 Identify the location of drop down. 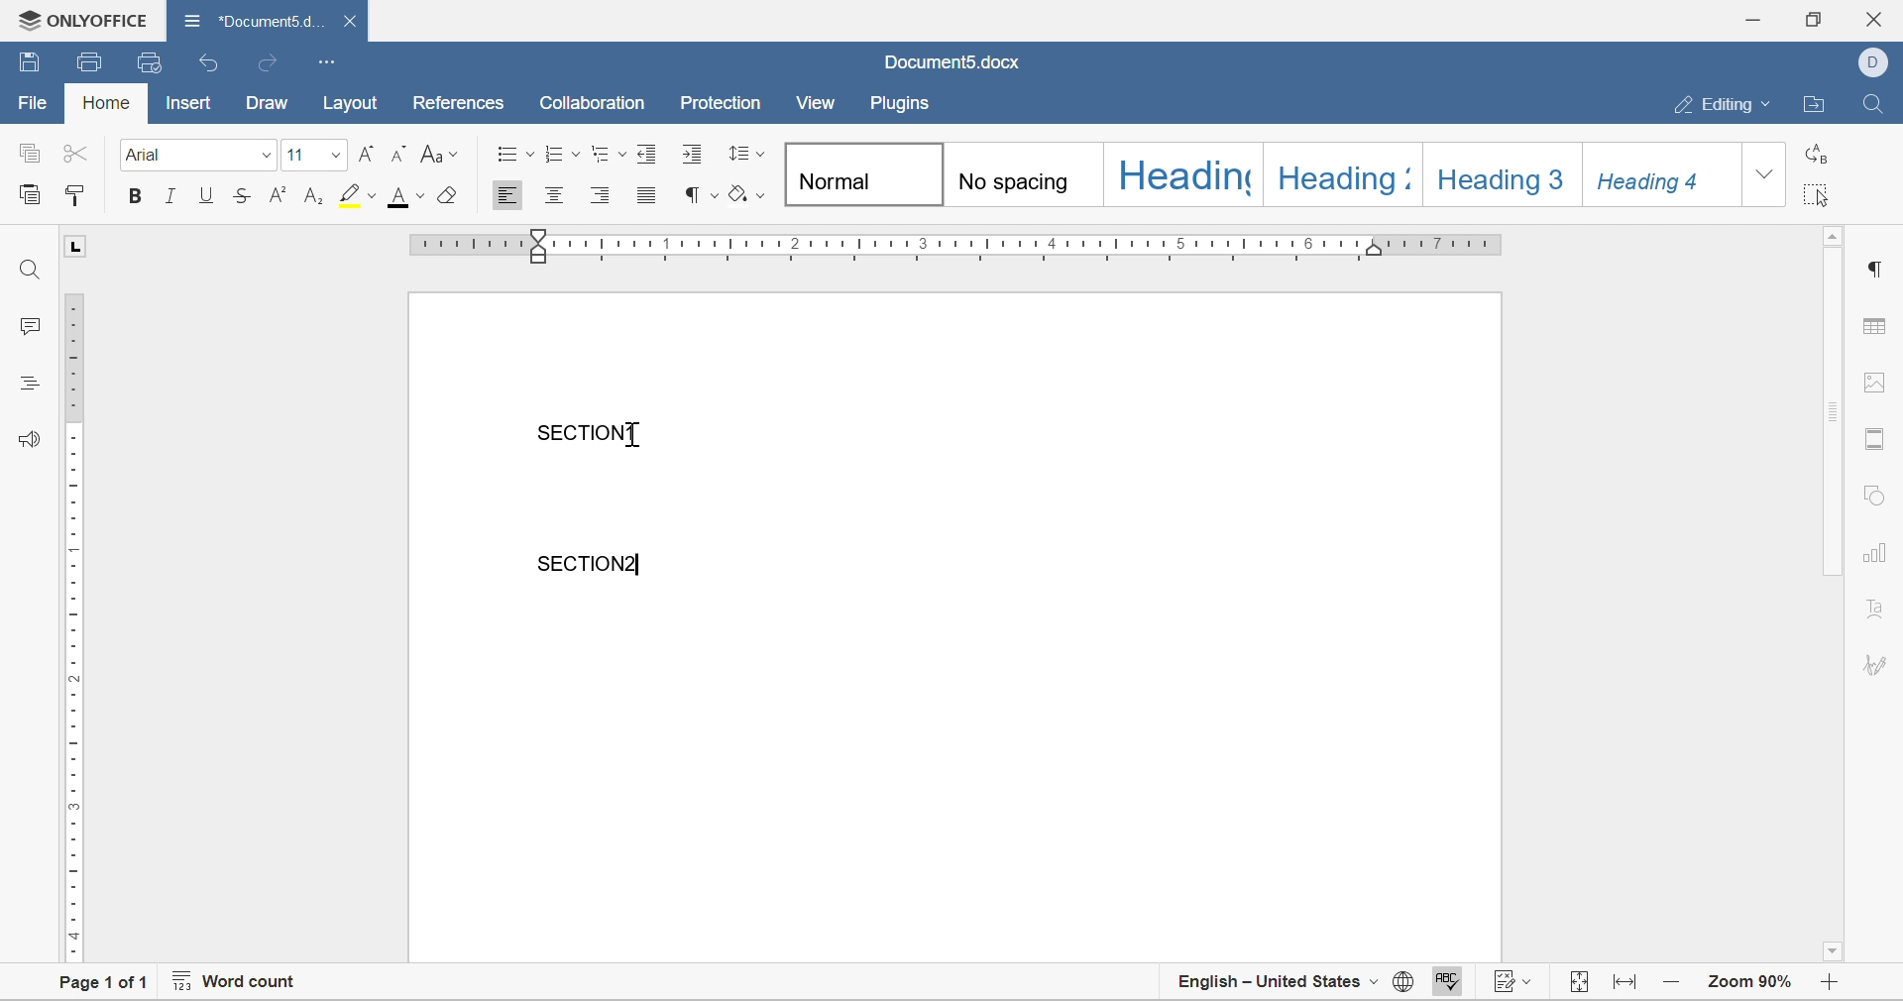
(266, 157).